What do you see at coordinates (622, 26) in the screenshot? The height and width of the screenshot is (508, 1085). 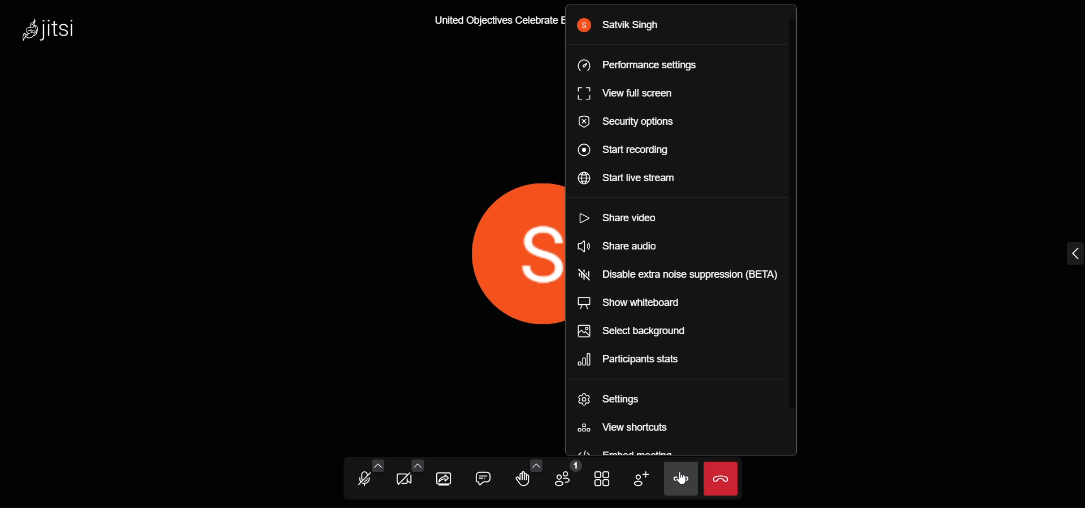 I see `satvik singh` at bounding box center [622, 26].